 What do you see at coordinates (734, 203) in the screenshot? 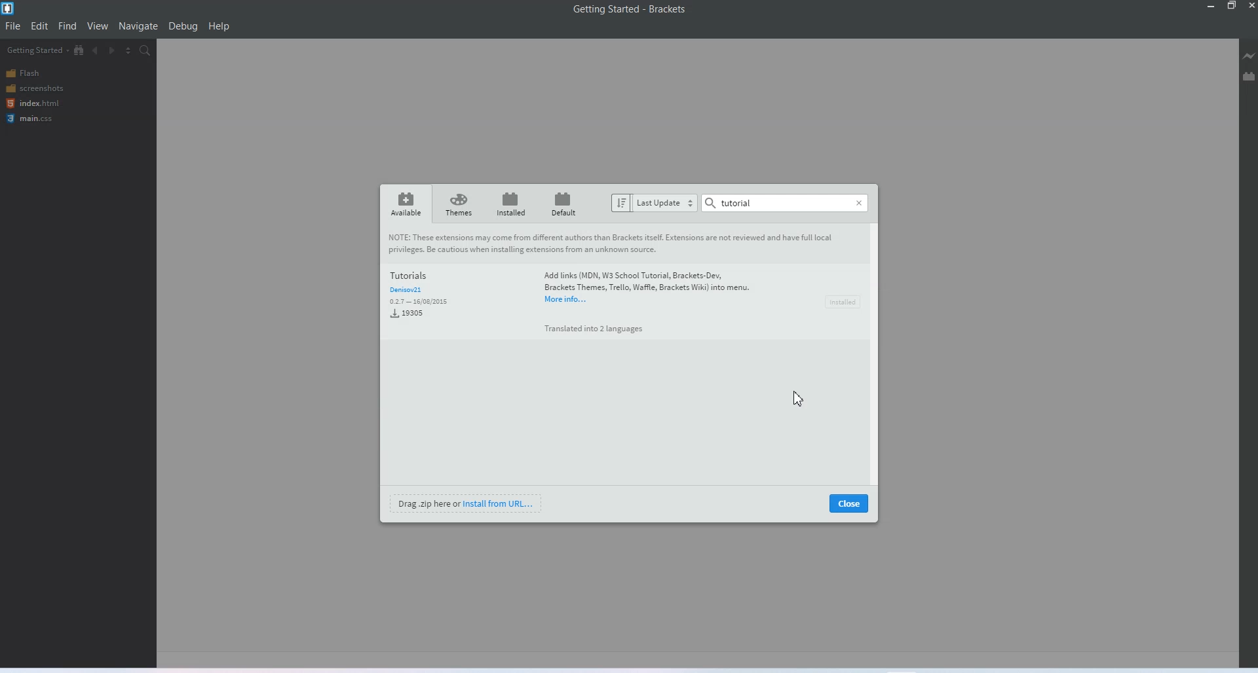
I see `Tutorial` at bounding box center [734, 203].